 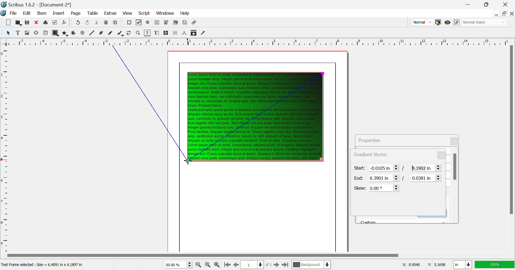 I want to click on Freehand, so click(x=111, y=33).